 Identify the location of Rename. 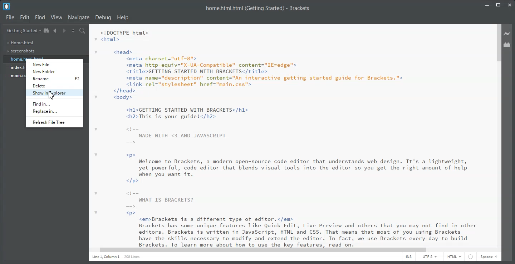
(54, 78).